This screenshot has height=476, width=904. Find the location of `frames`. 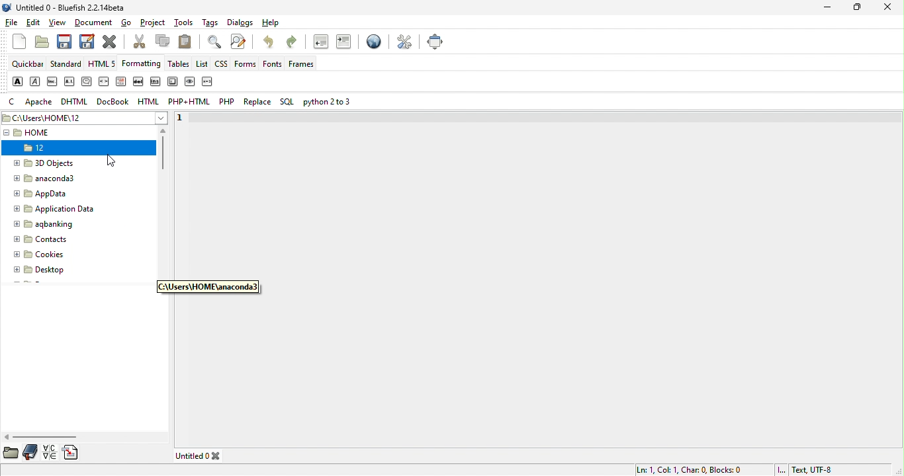

frames is located at coordinates (306, 63).